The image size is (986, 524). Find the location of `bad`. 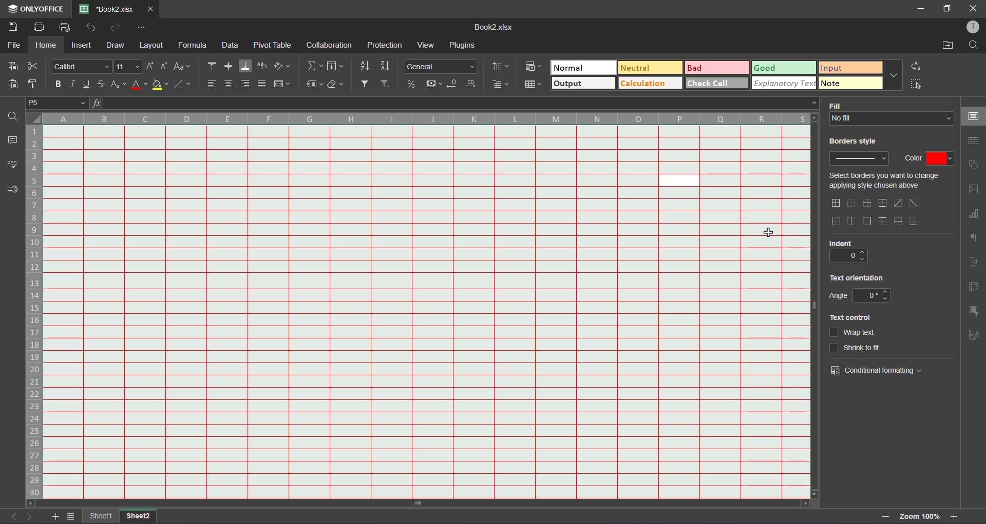

bad is located at coordinates (718, 68).